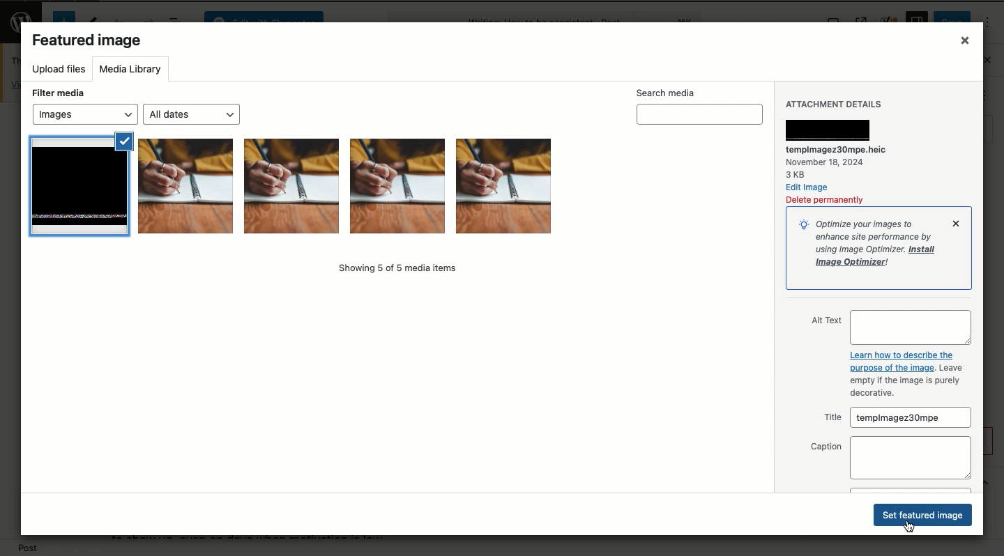 The width and height of the screenshot is (1004, 556). I want to click on All dates, so click(191, 114).